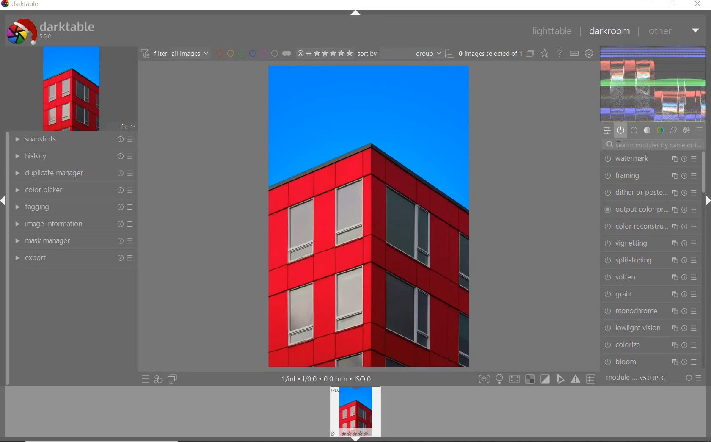  What do you see at coordinates (372, 217) in the screenshot?
I see `selected image` at bounding box center [372, 217].